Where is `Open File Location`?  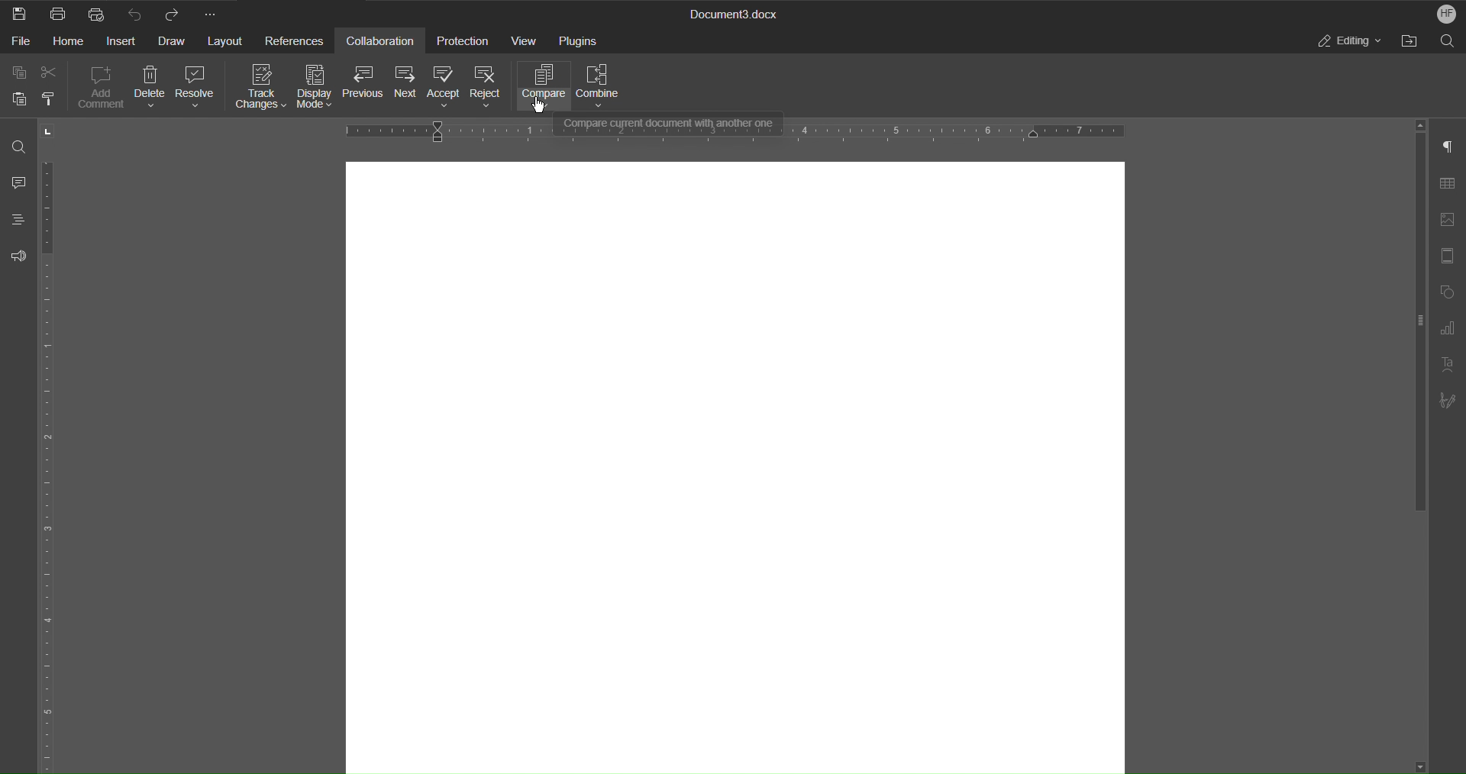 Open File Location is located at coordinates (1409, 41).